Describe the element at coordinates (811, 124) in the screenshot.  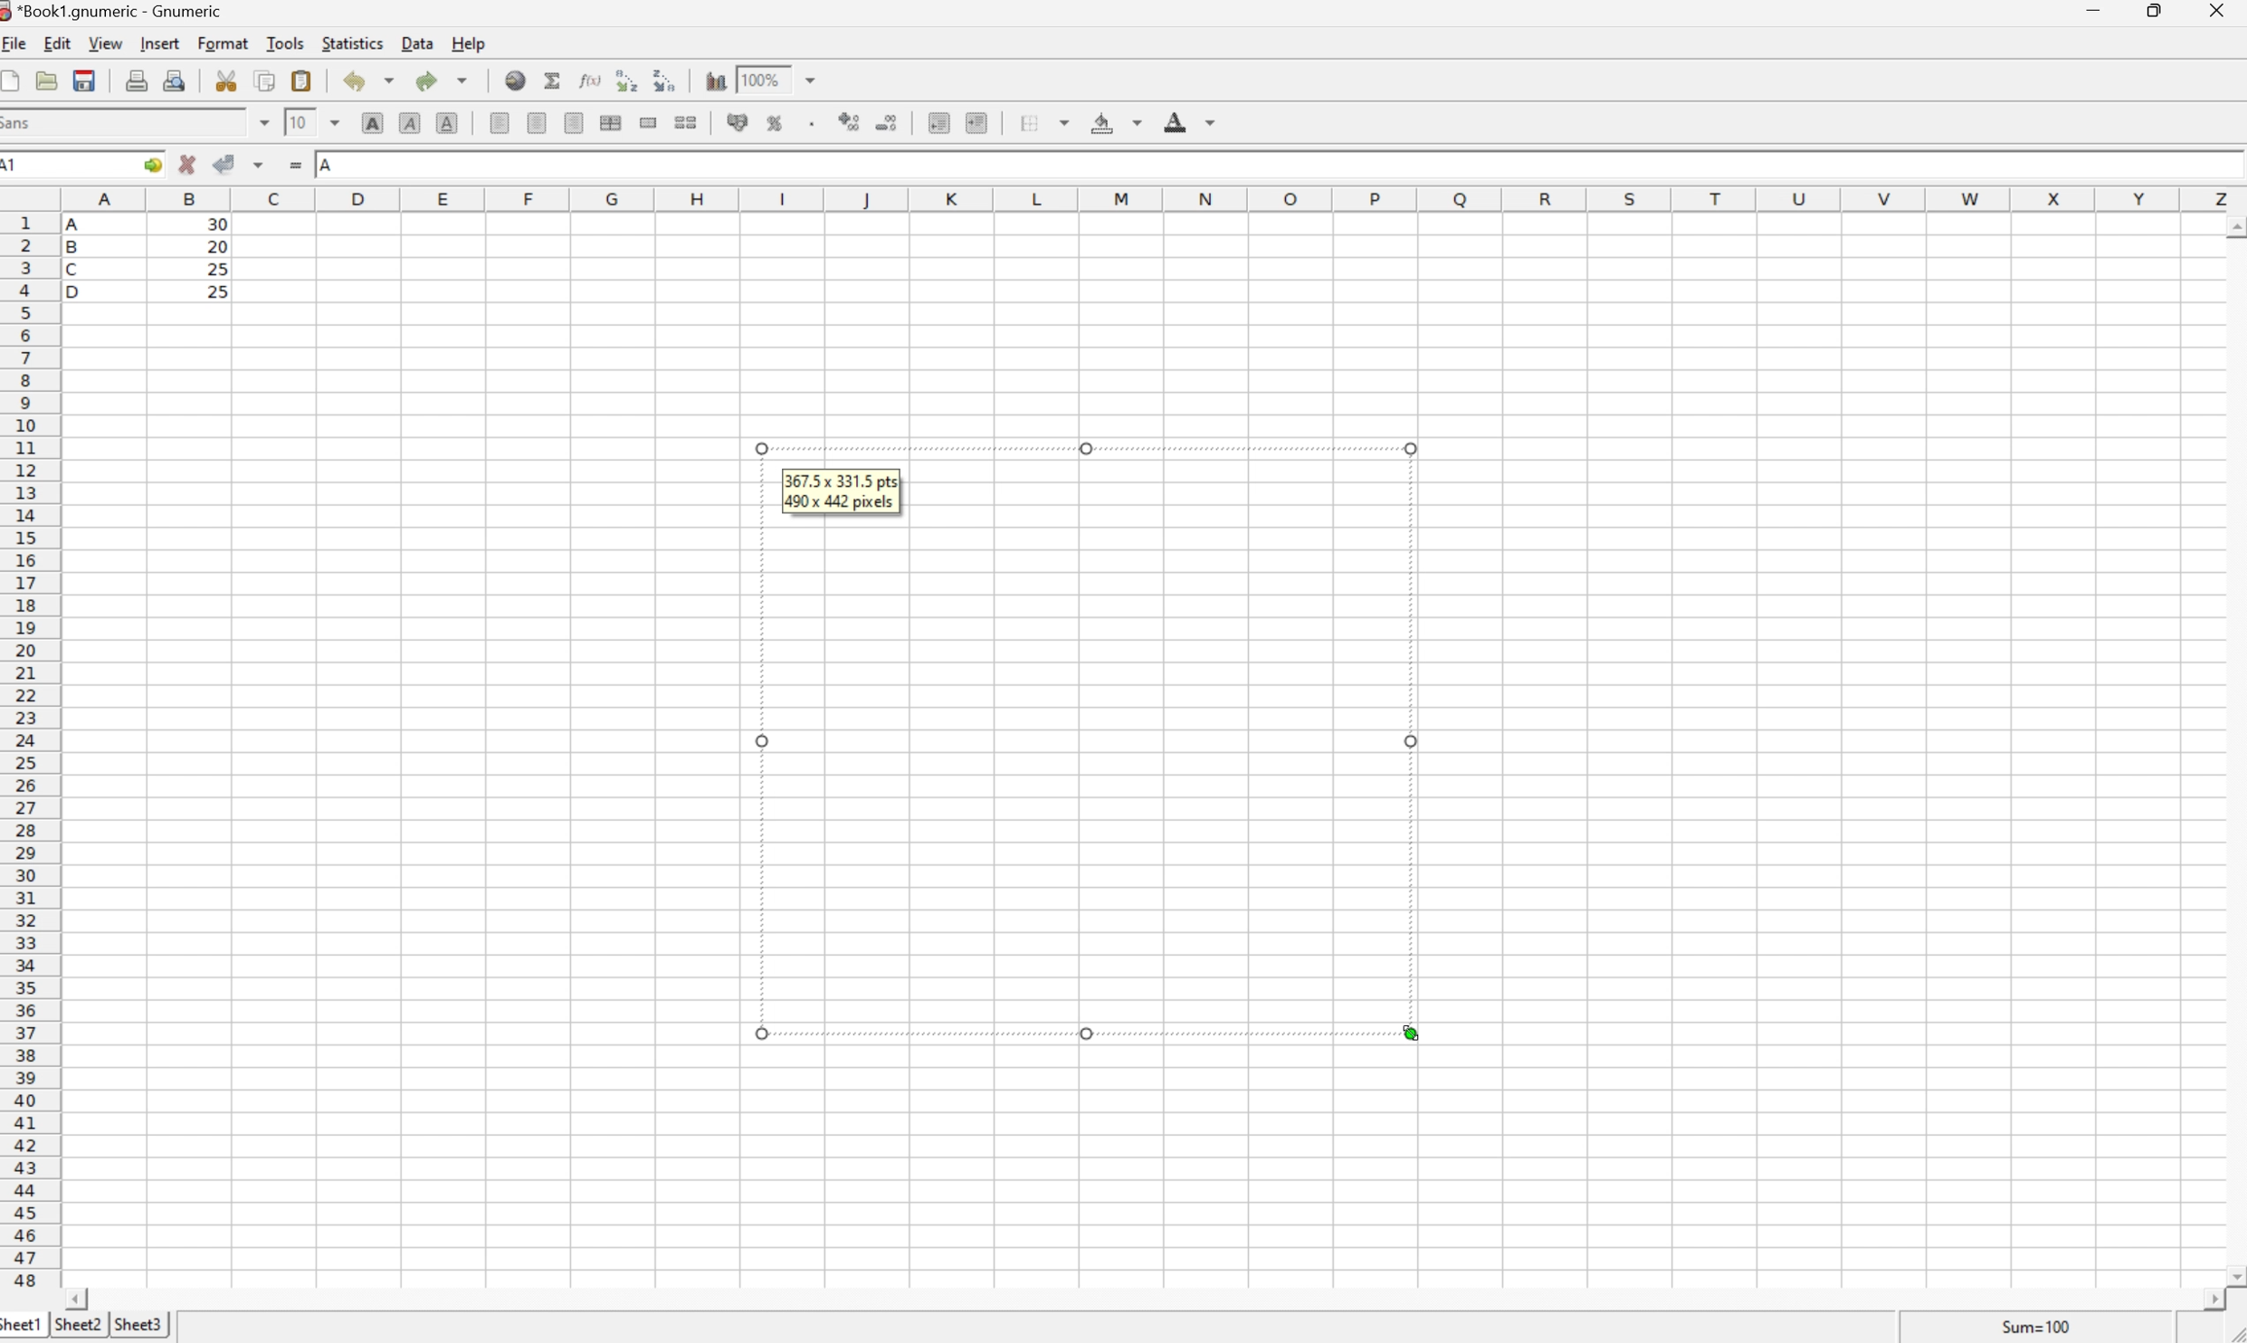
I see `Set the format of the selected cells to include a thousands separator` at that location.